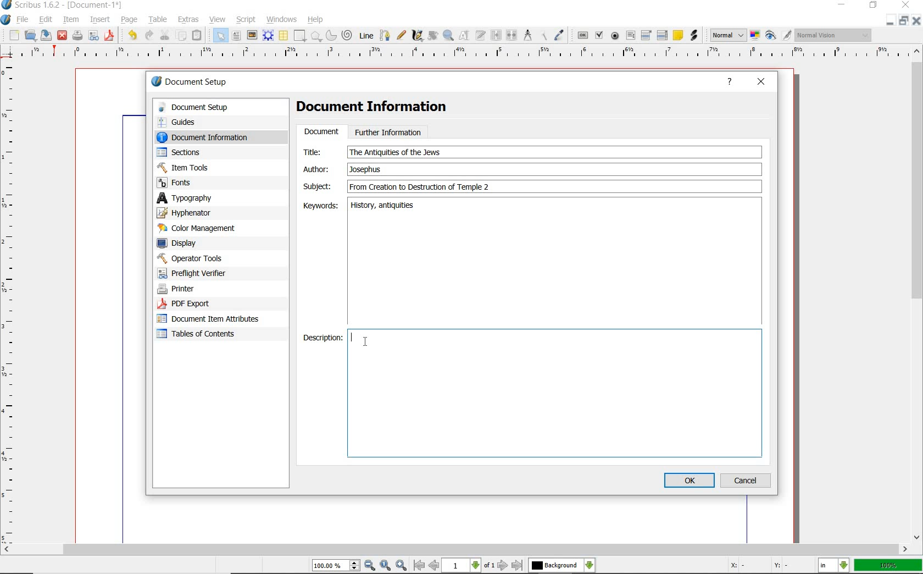 Image resolution: width=923 pixels, height=574 pixels. Describe the element at coordinates (13, 35) in the screenshot. I see `new` at that location.